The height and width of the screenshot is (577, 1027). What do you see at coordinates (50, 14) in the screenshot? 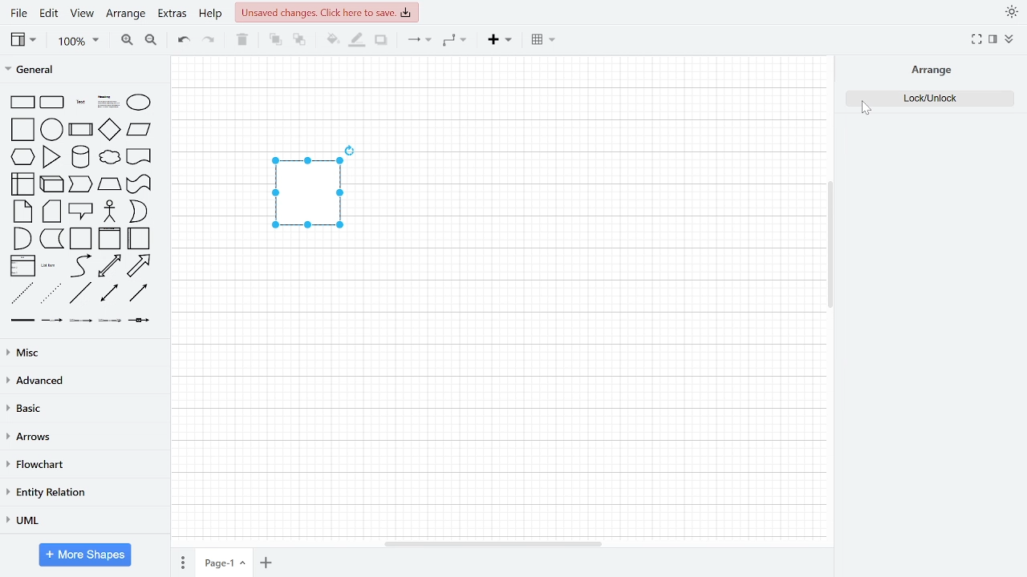
I see `edit` at bounding box center [50, 14].